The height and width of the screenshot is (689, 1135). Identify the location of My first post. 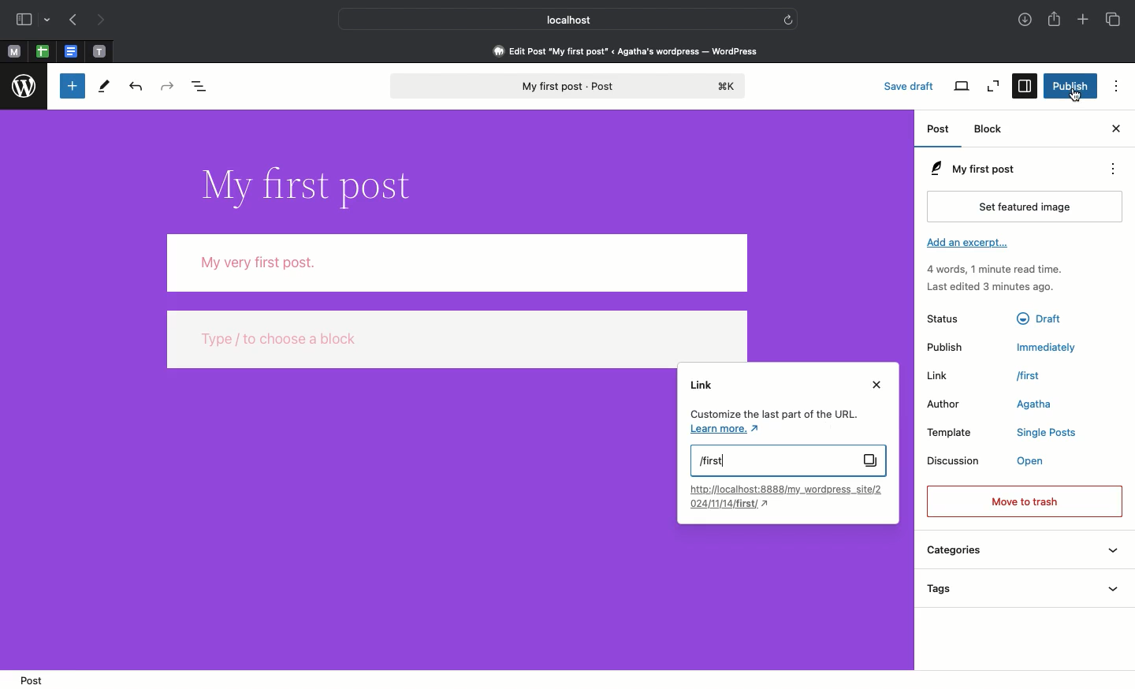
(787, 460).